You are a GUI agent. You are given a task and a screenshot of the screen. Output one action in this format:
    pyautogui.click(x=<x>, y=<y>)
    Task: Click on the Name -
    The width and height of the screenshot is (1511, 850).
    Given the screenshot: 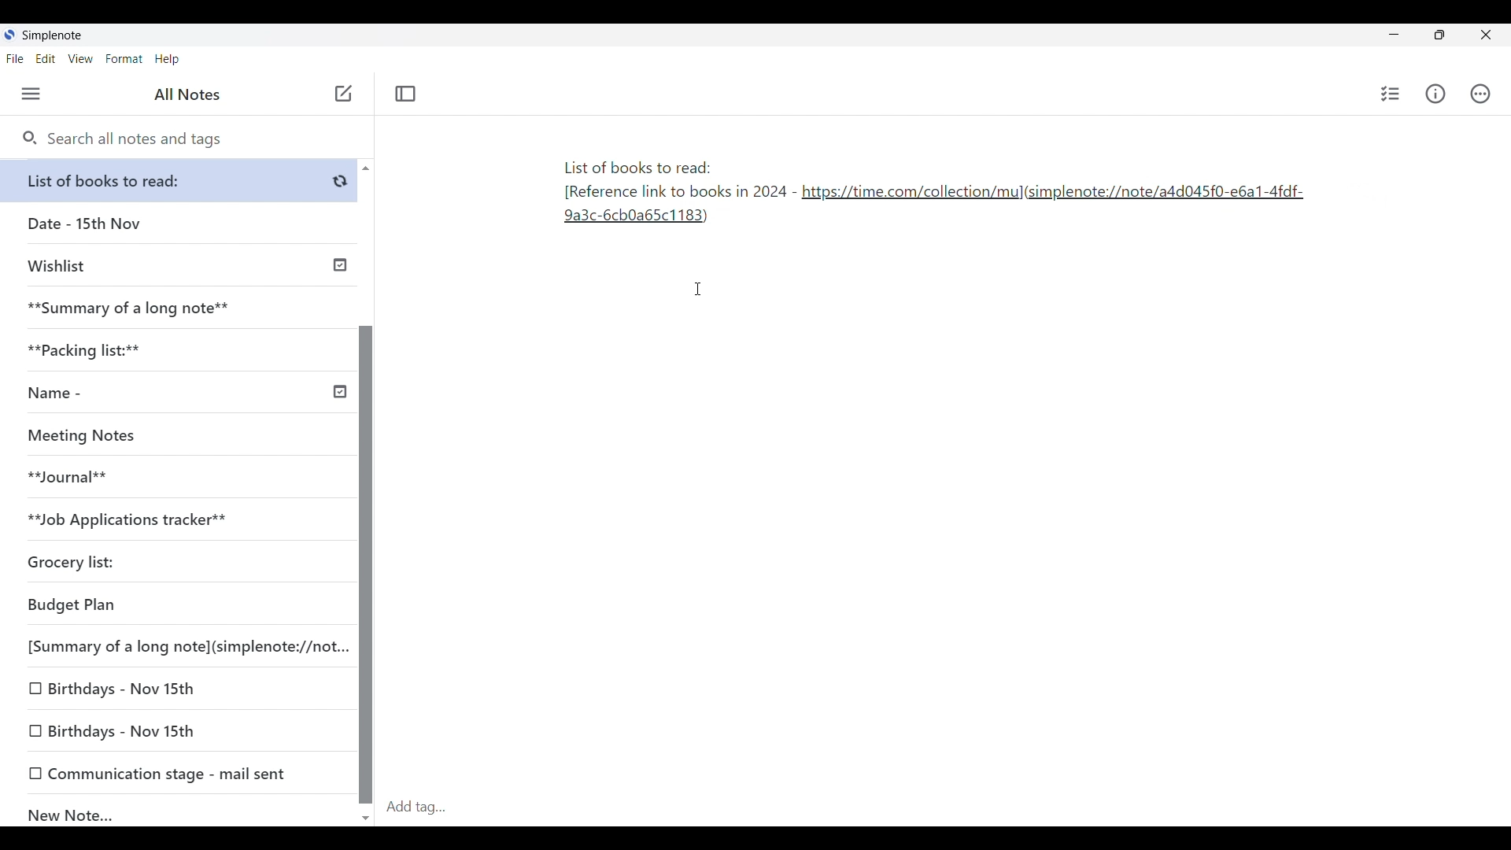 What is the action you would take?
    pyautogui.click(x=184, y=394)
    